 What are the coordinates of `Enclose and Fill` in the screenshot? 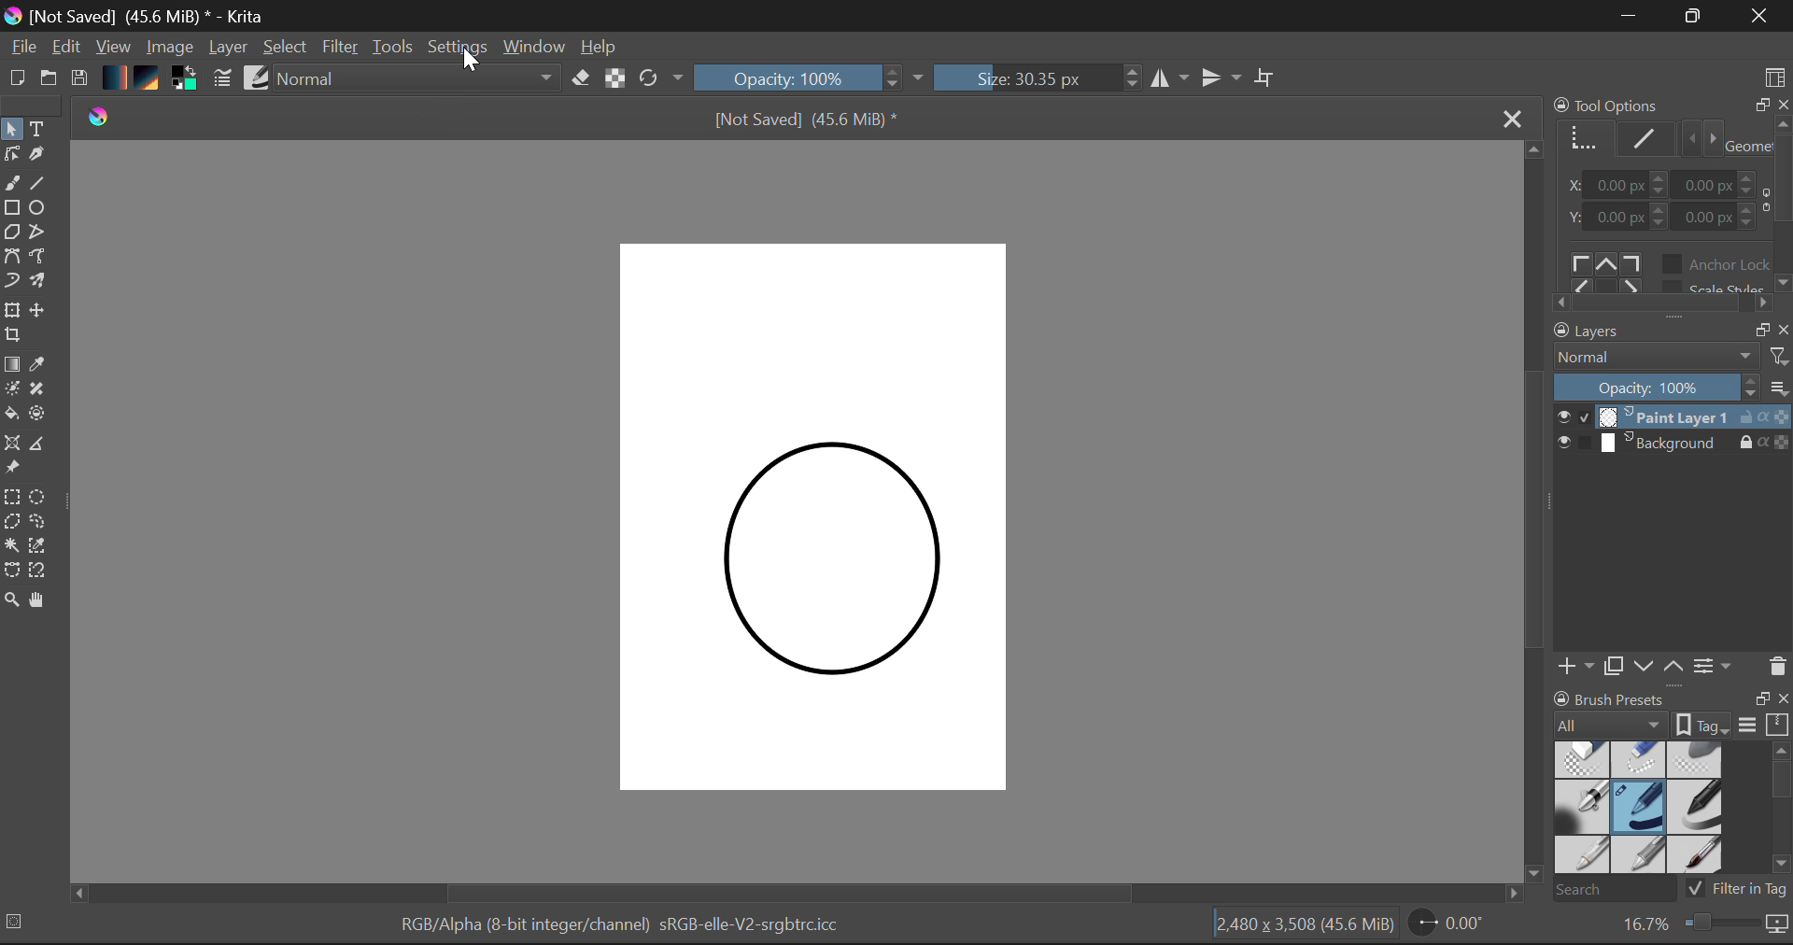 It's located at (43, 417).